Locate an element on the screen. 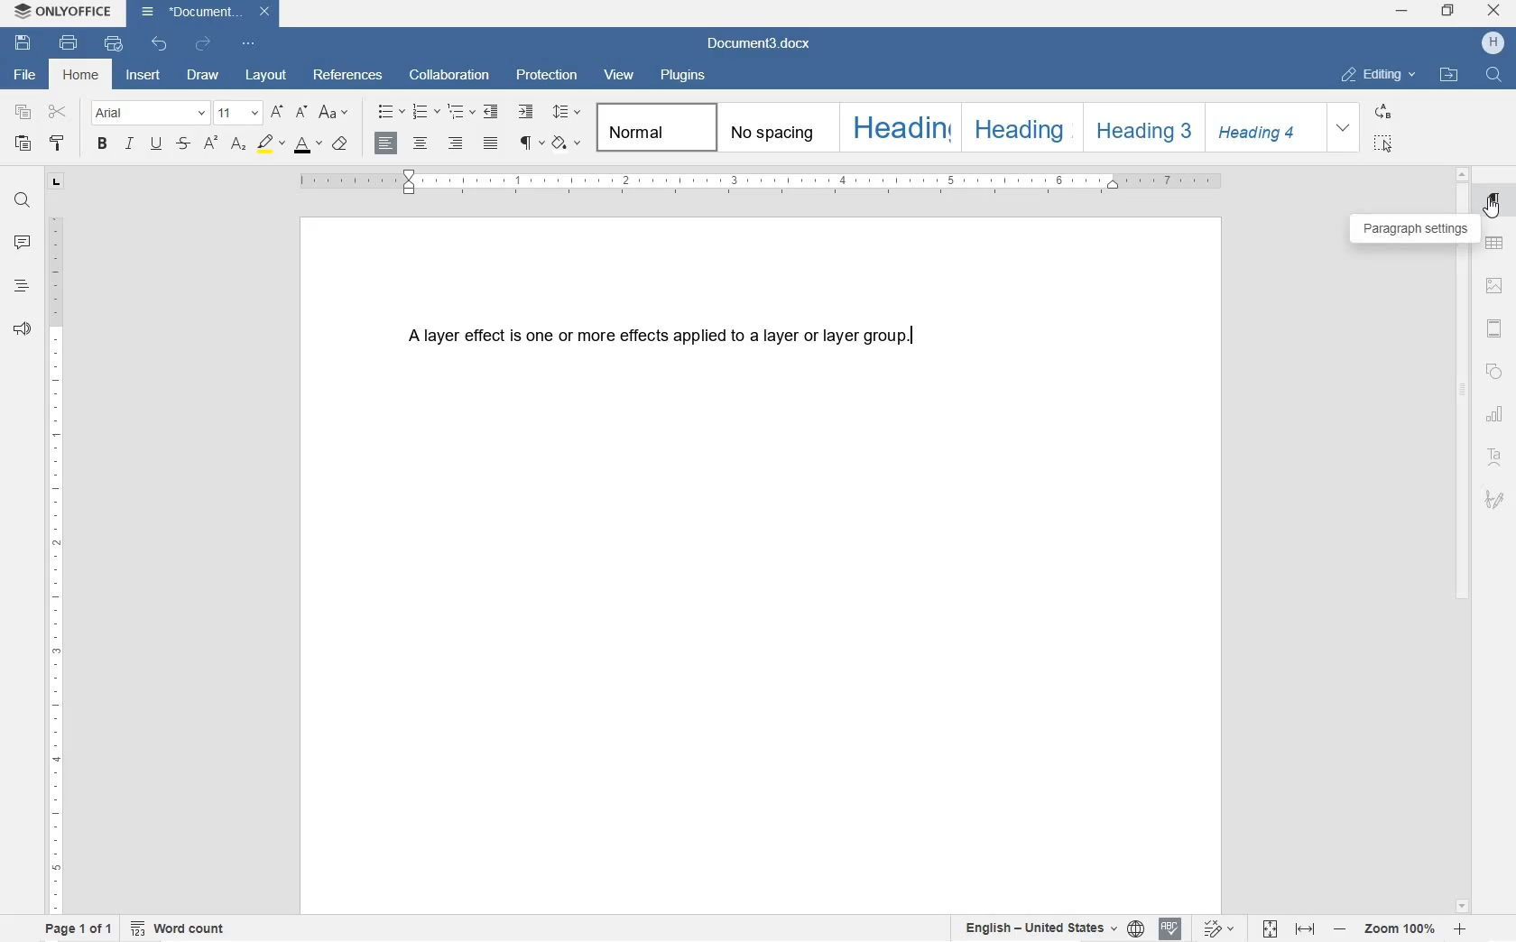 Image resolution: width=1516 pixels, height=942 pixels. COPY STYLE is located at coordinates (58, 144).